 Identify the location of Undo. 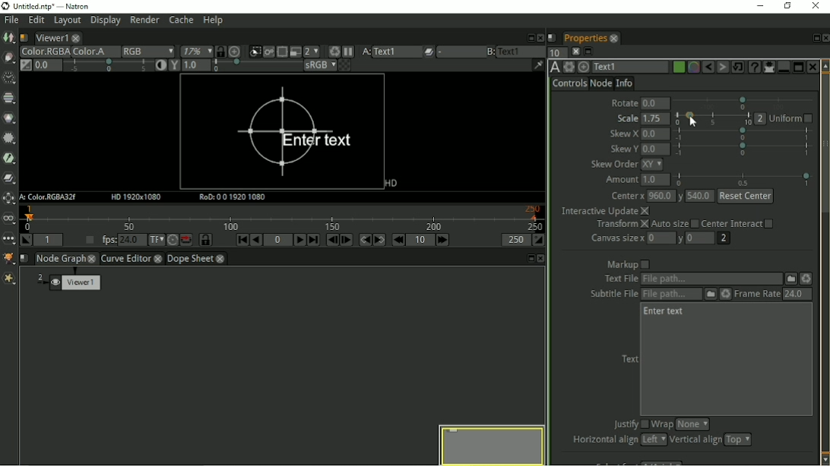
(707, 68).